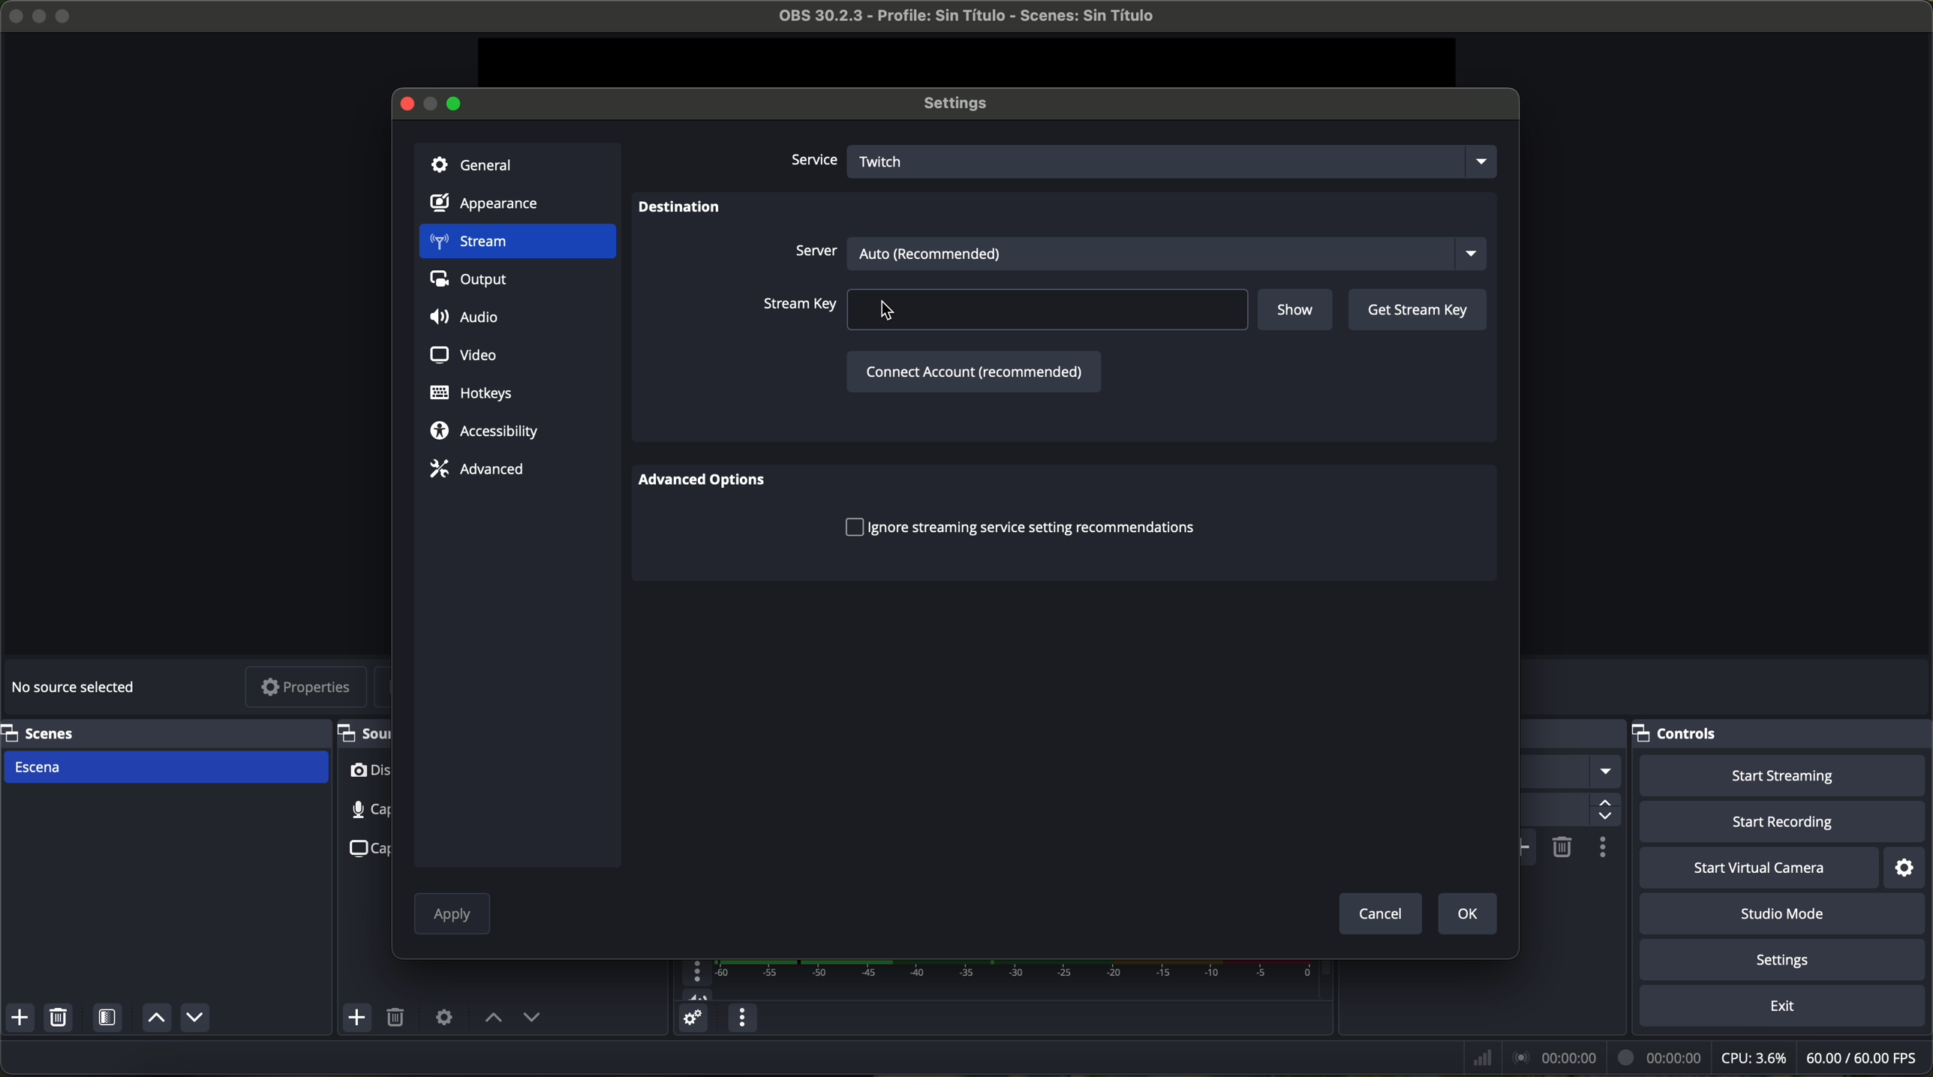 The image size is (1933, 1077). Describe the element at coordinates (953, 19) in the screenshot. I see `file name` at that location.